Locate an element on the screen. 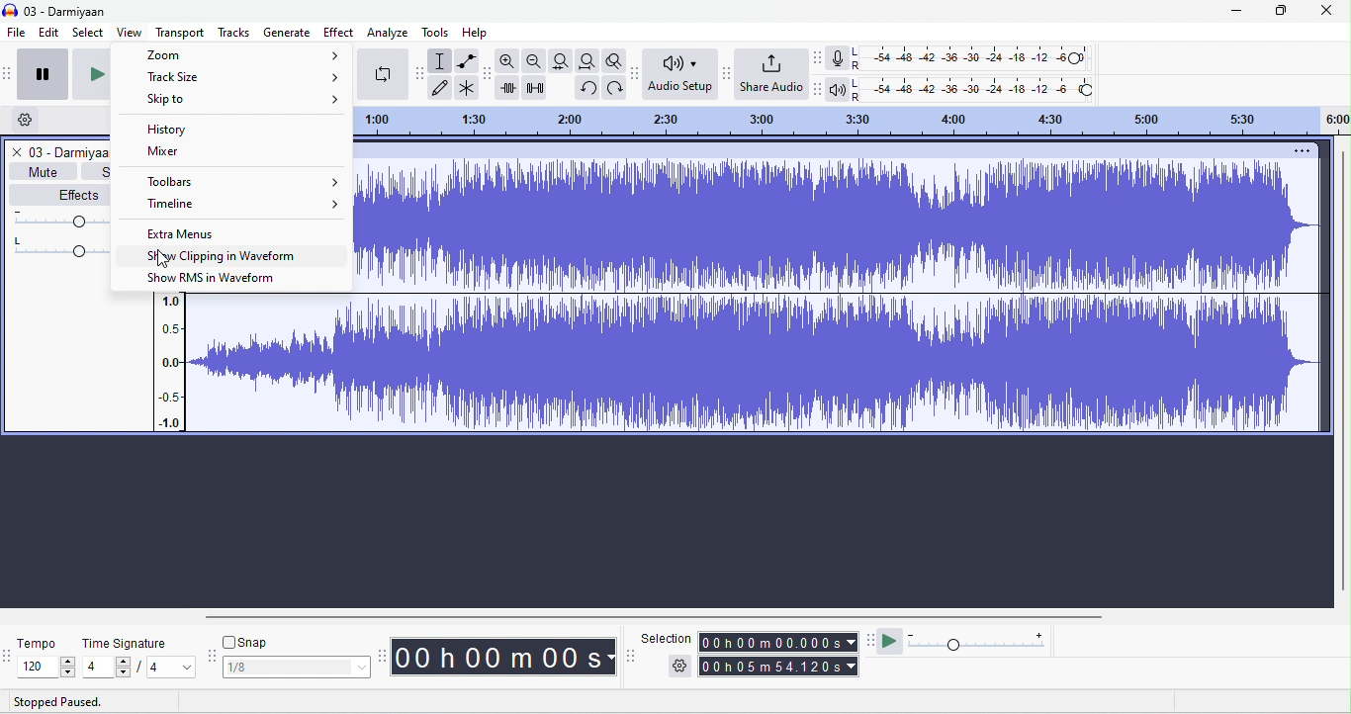 This screenshot has height=714, width=1351. draw is located at coordinates (442, 87).